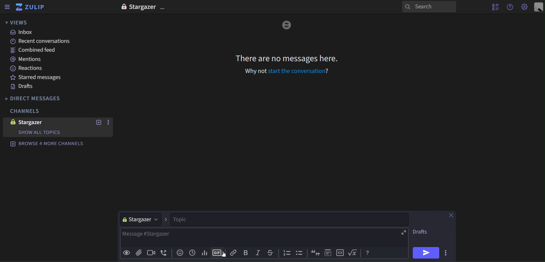 The image size is (545, 262). What do you see at coordinates (153, 253) in the screenshot?
I see `add video call` at bounding box center [153, 253].